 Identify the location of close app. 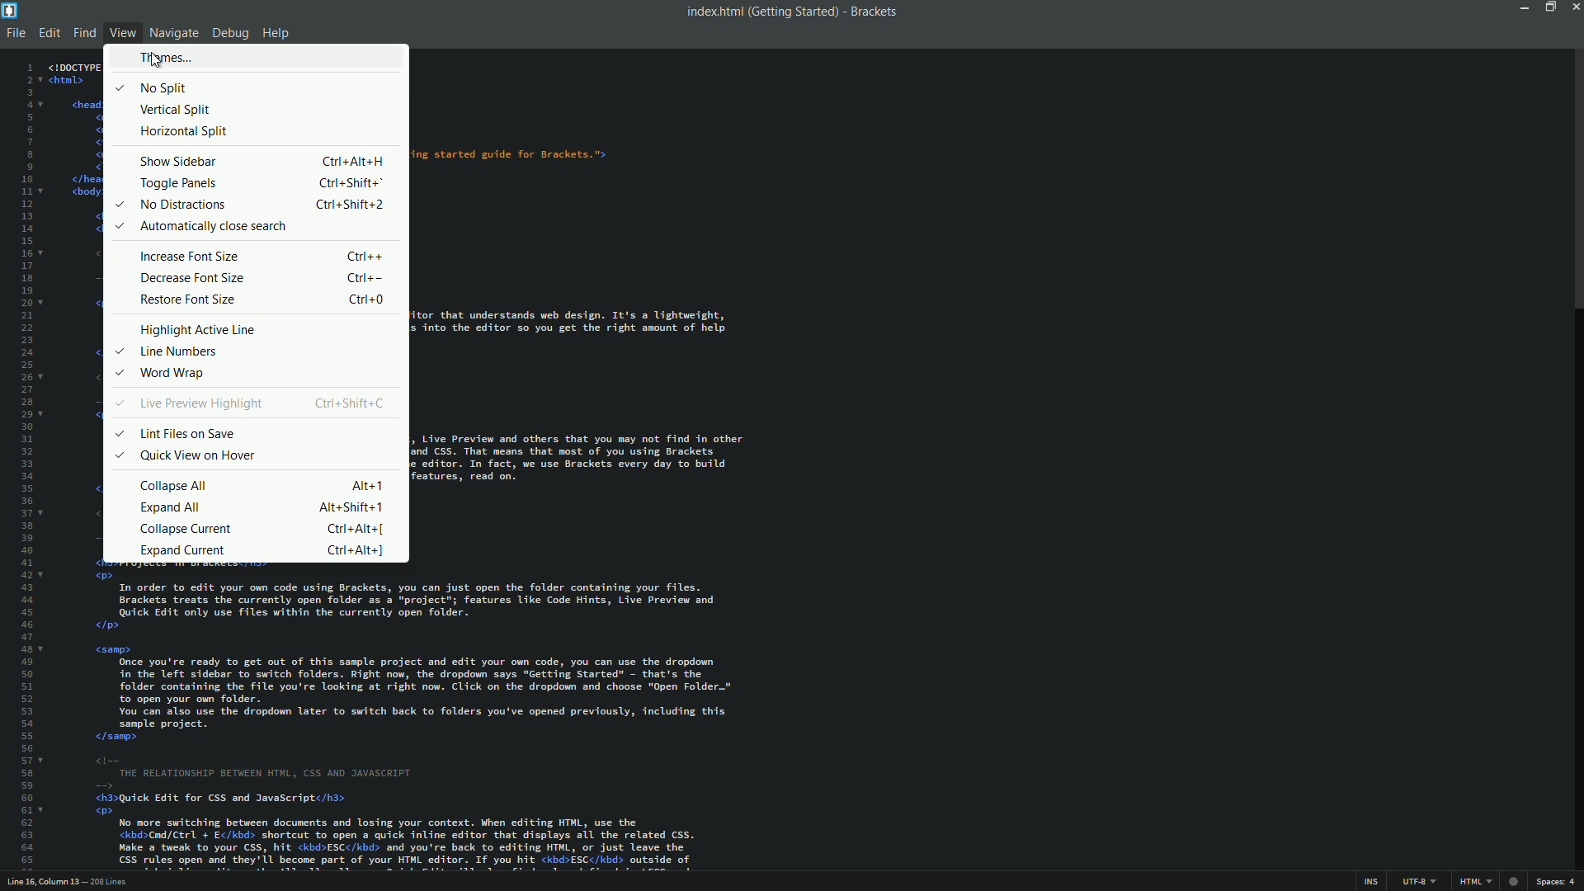
(1574, 7).